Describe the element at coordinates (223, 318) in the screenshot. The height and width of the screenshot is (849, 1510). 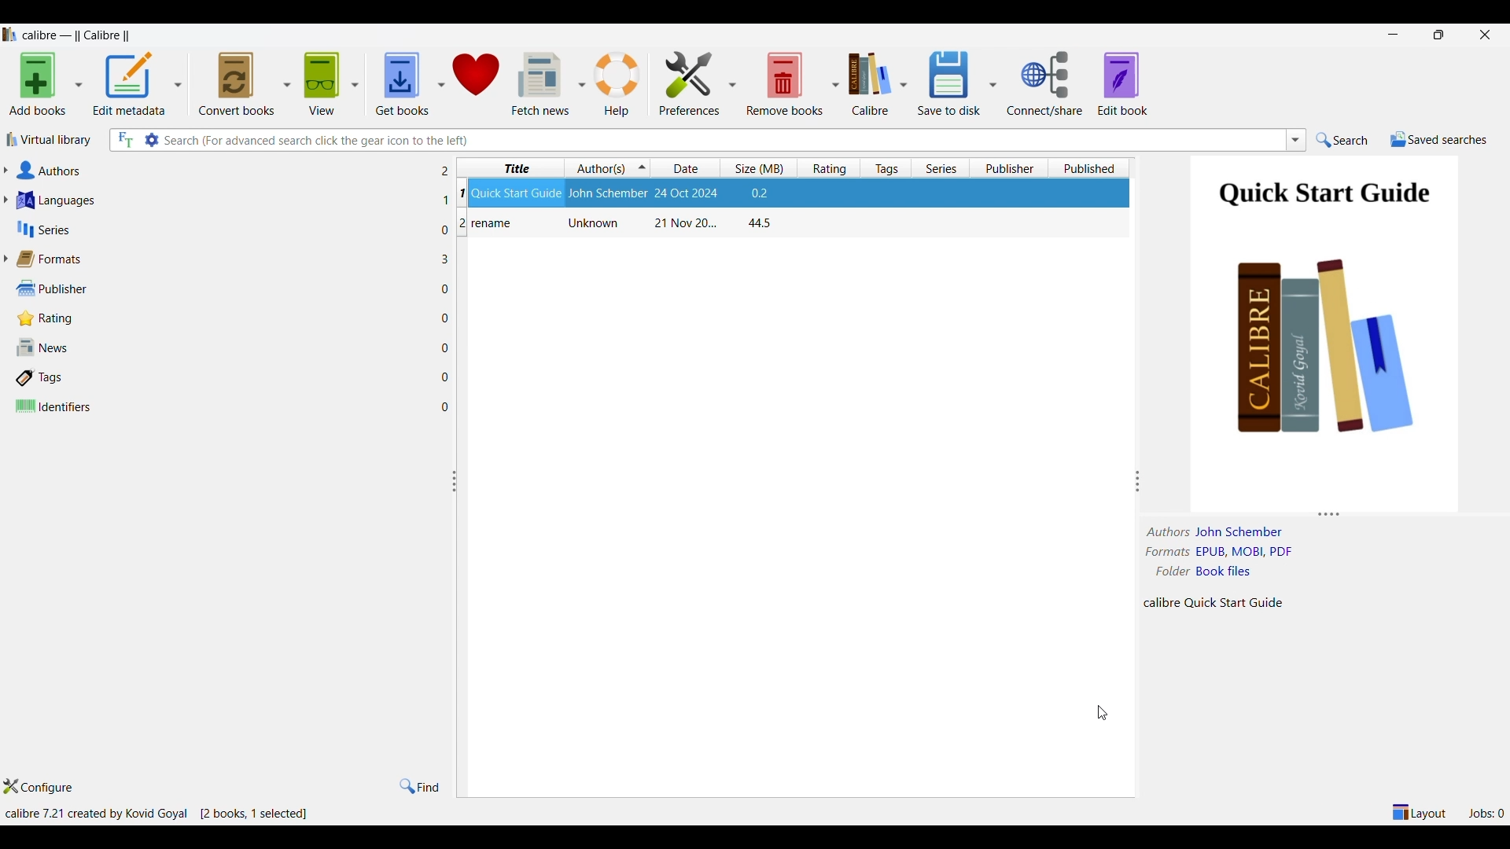
I see `Rating` at that location.